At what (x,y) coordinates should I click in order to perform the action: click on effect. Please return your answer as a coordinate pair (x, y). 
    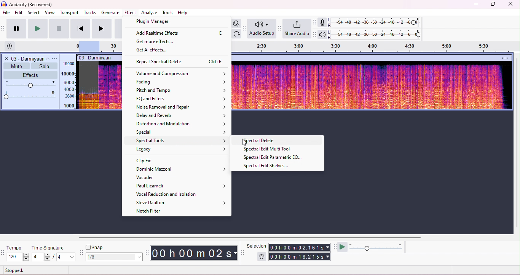
    Looking at the image, I should click on (131, 12).